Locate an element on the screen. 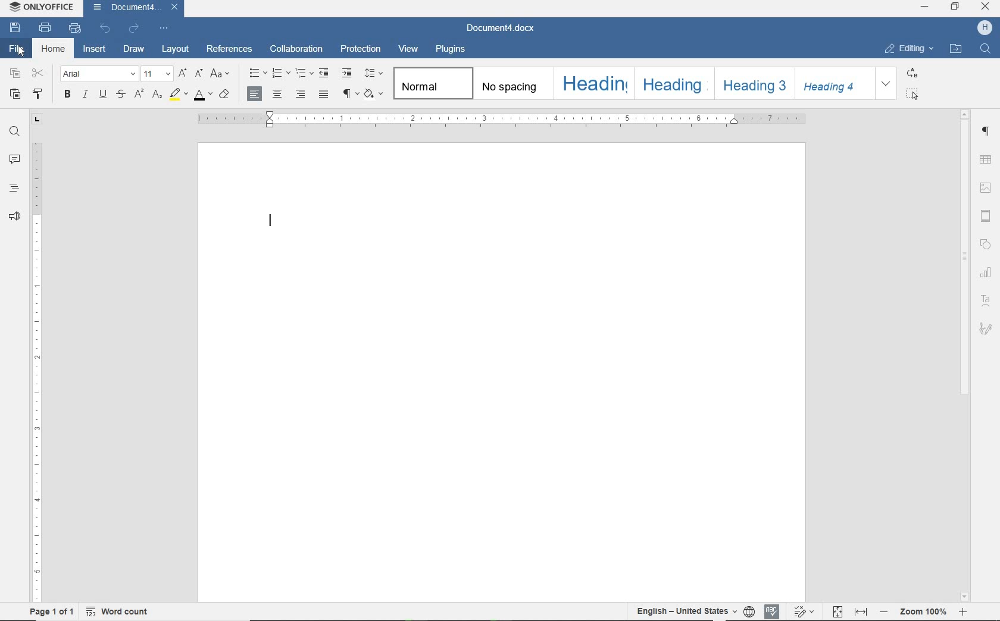 This screenshot has height=621, width=1000. align right is located at coordinates (301, 93).